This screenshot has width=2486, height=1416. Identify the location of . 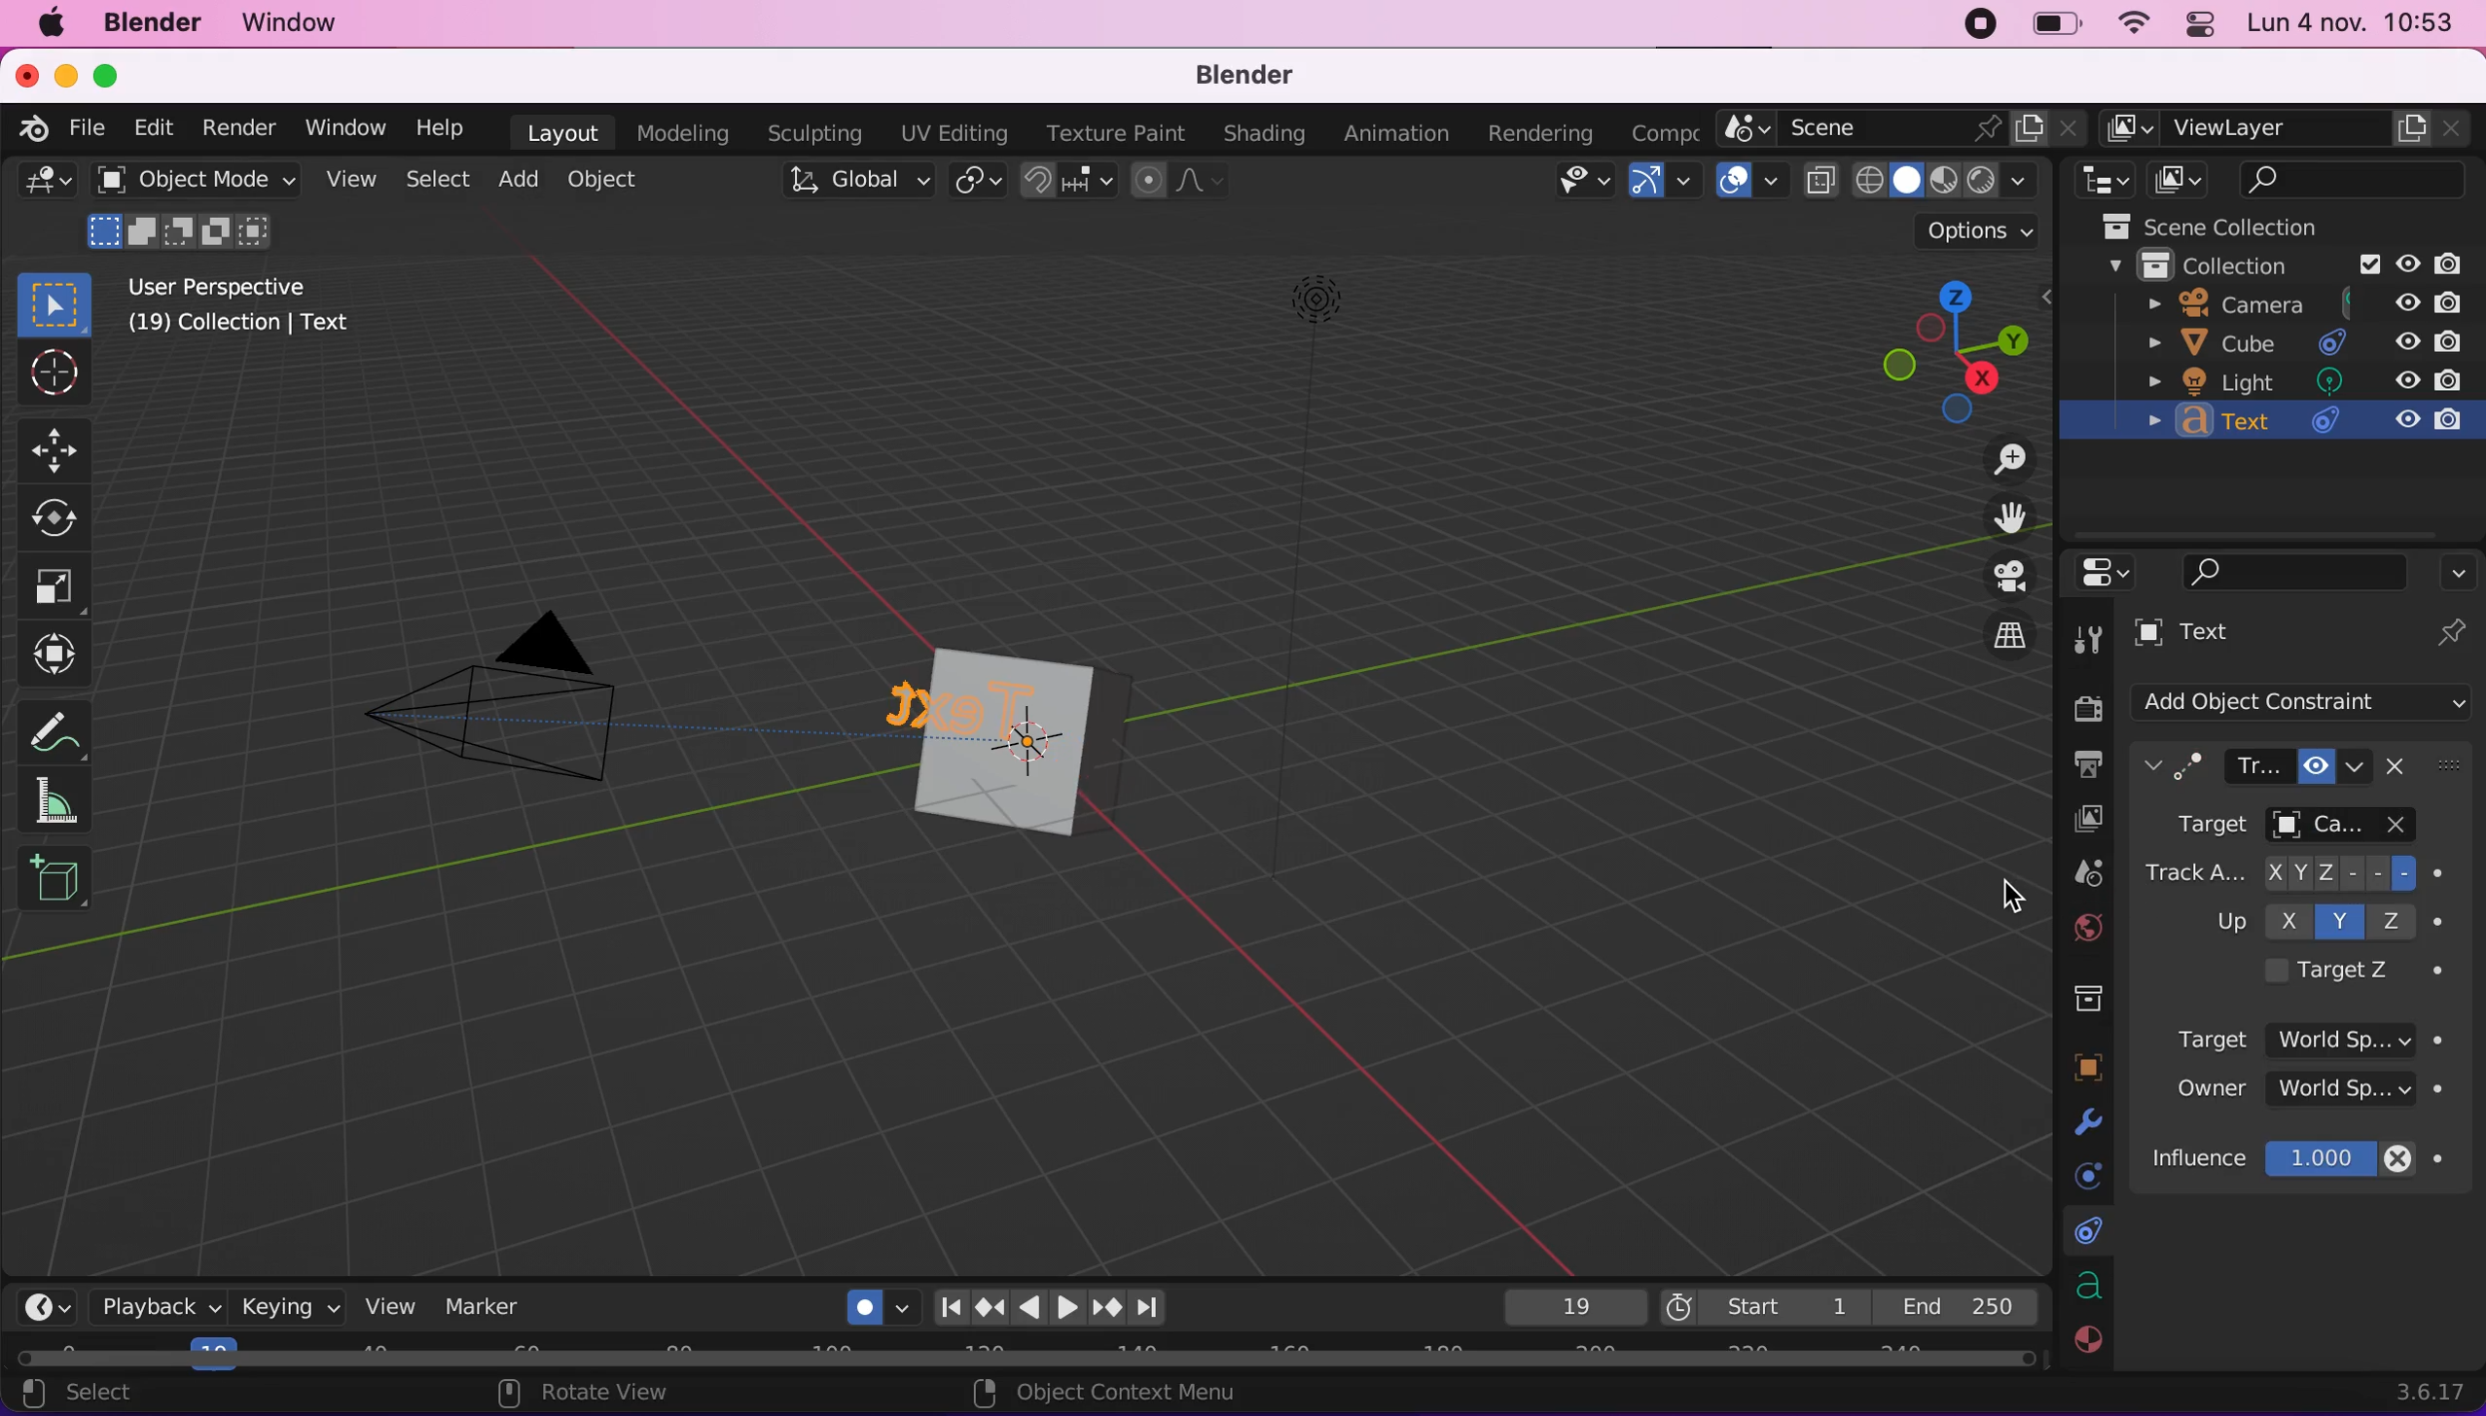
(868, 1302).